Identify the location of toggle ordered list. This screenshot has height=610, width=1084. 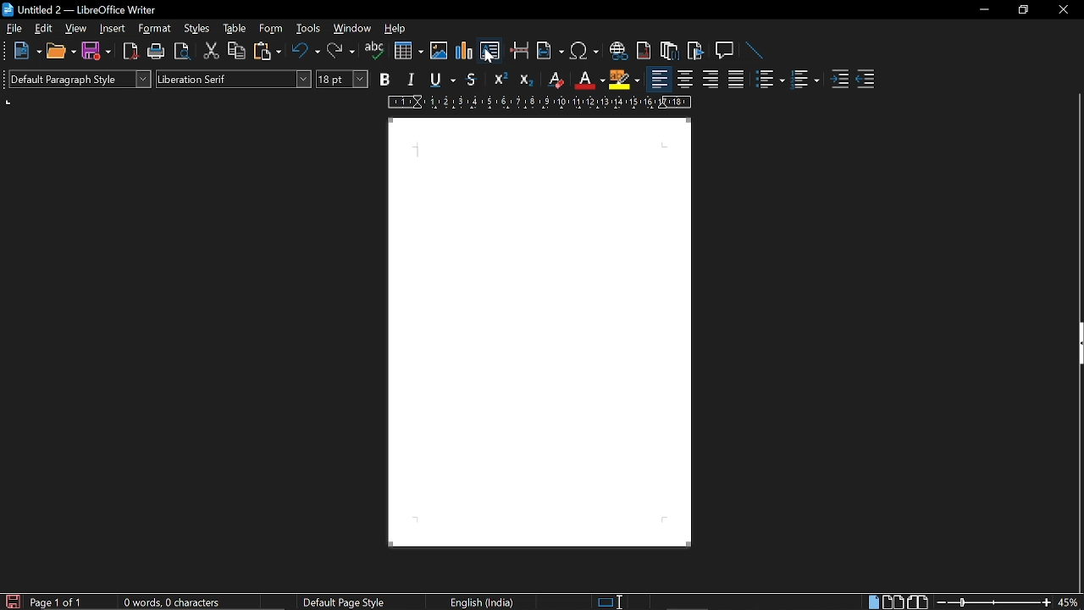
(805, 80).